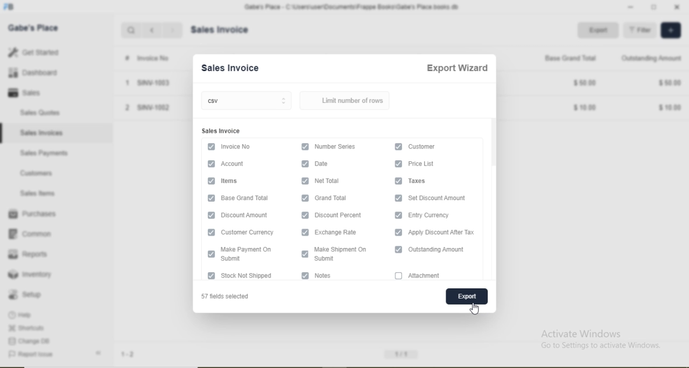 This screenshot has width=689, height=368. I want to click on checkbox, so click(211, 181).